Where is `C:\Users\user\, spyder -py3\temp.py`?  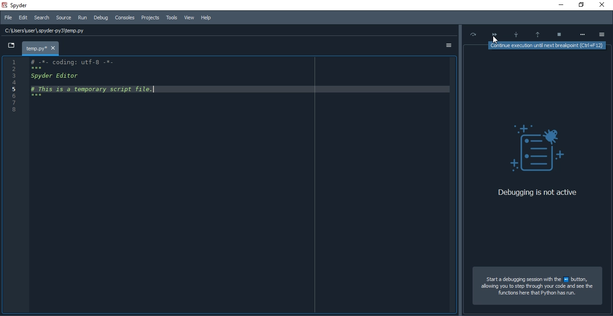
C:\Users\user\, spyder -py3\temp.py is located at coordinates (47, 31).